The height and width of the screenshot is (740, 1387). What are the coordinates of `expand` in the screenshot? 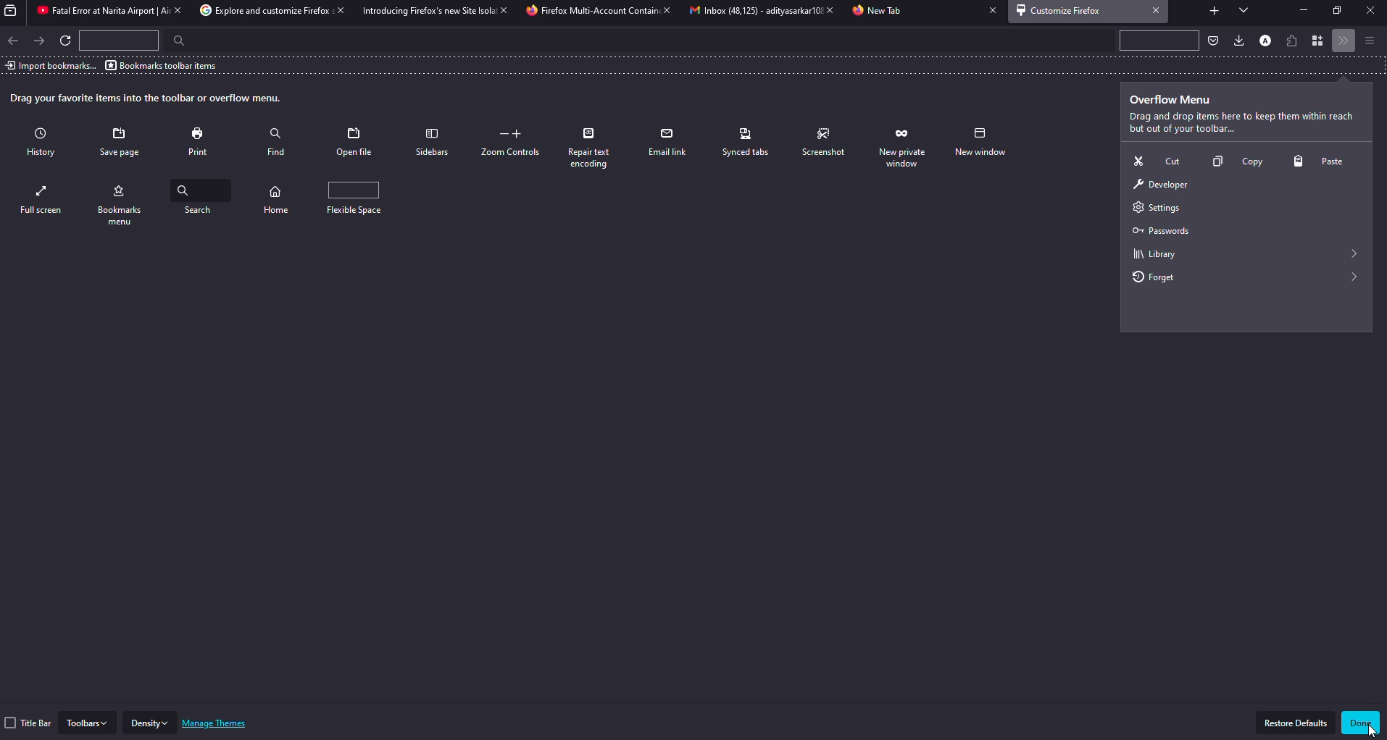 It's located at (1357, 277).